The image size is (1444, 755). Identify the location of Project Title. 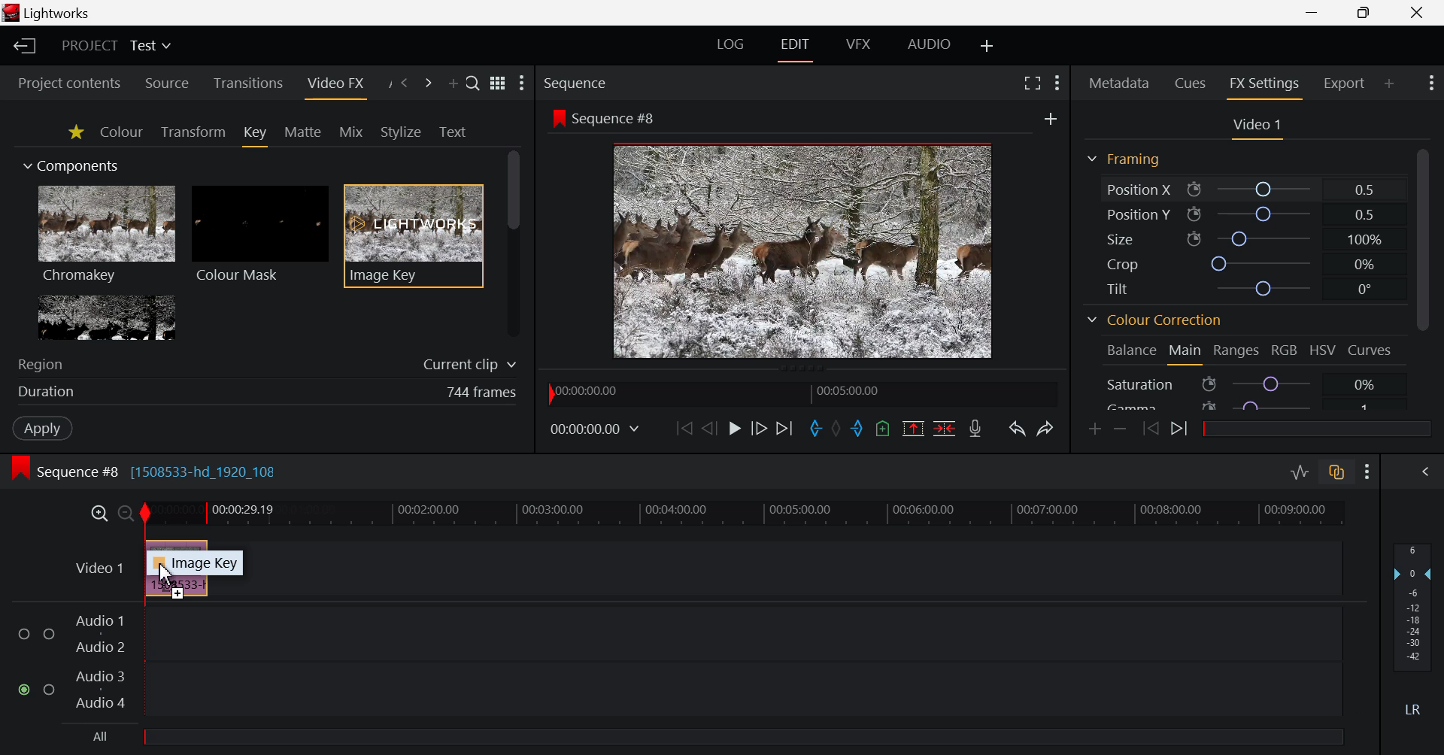
(116, 45).